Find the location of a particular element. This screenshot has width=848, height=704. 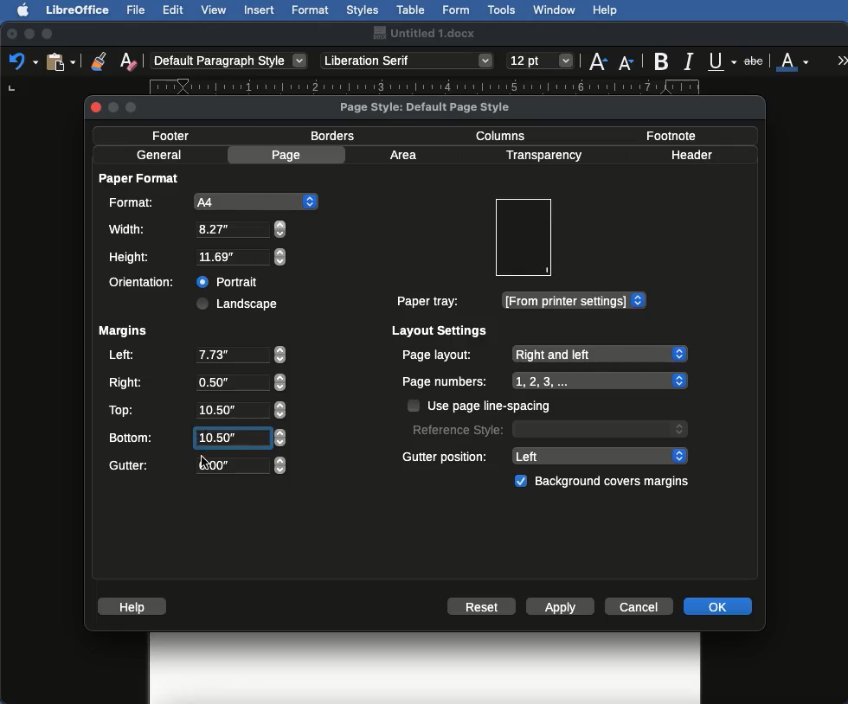

Size decrease is located at coordinates (630, 62).